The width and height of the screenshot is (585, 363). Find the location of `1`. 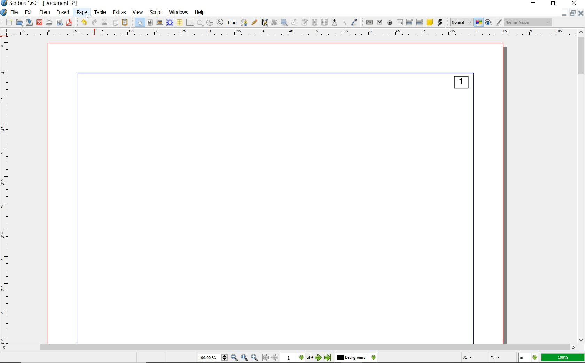

1 is located at coordinates (461, 84).